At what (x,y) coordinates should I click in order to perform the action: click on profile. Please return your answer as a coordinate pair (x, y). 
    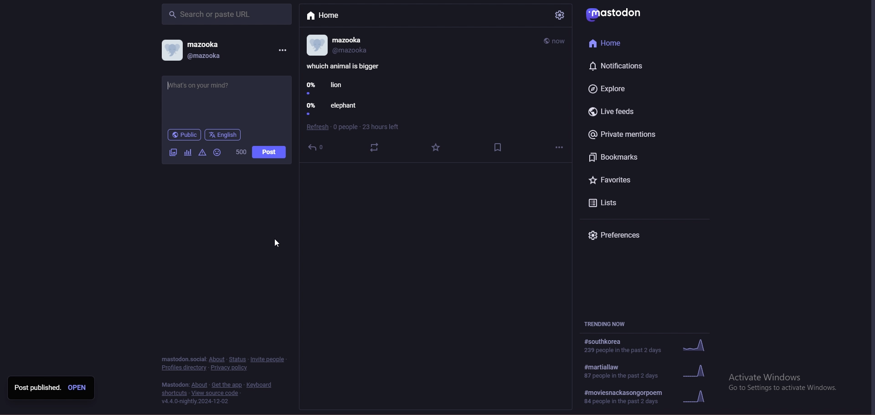
    Looking at the image, I should click on (171, 50).